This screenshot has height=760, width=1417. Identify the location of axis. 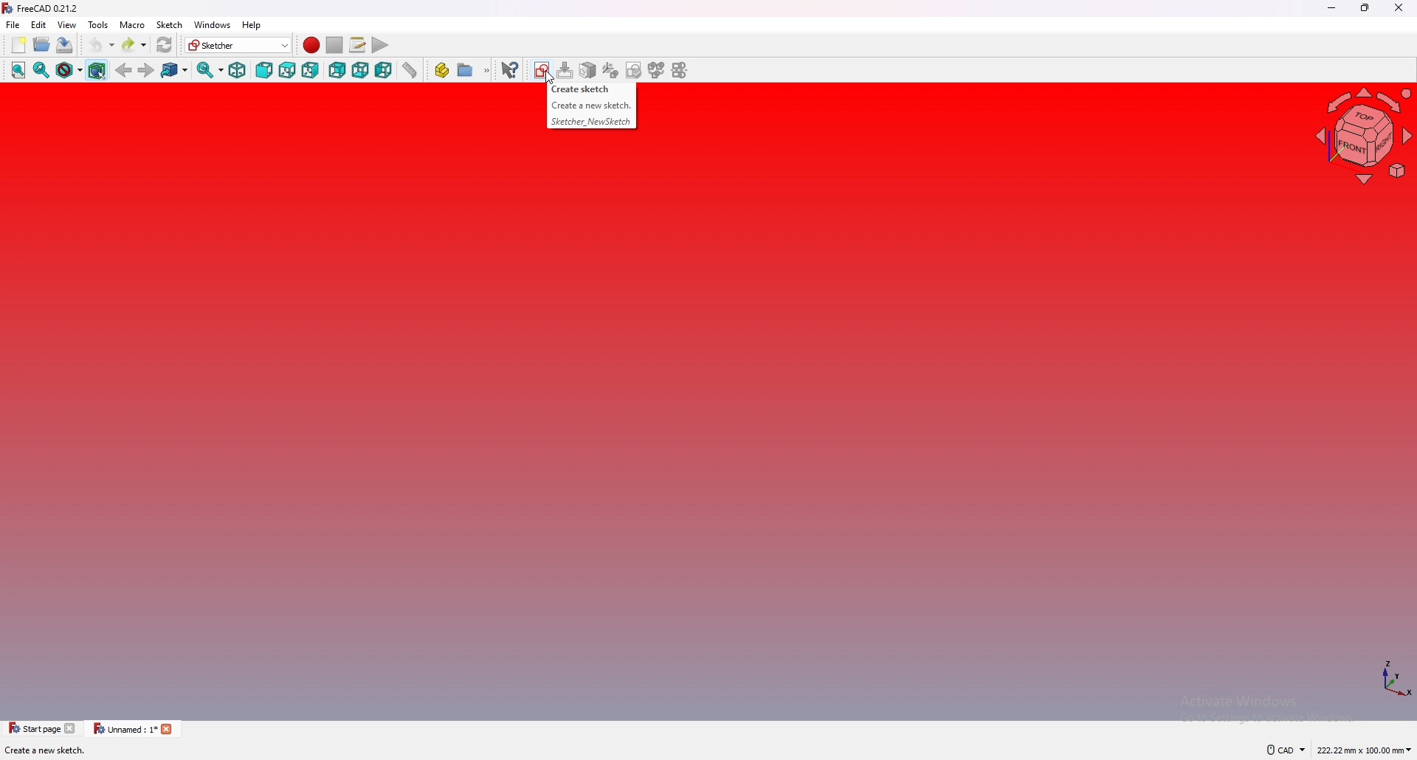
(1394, 679).